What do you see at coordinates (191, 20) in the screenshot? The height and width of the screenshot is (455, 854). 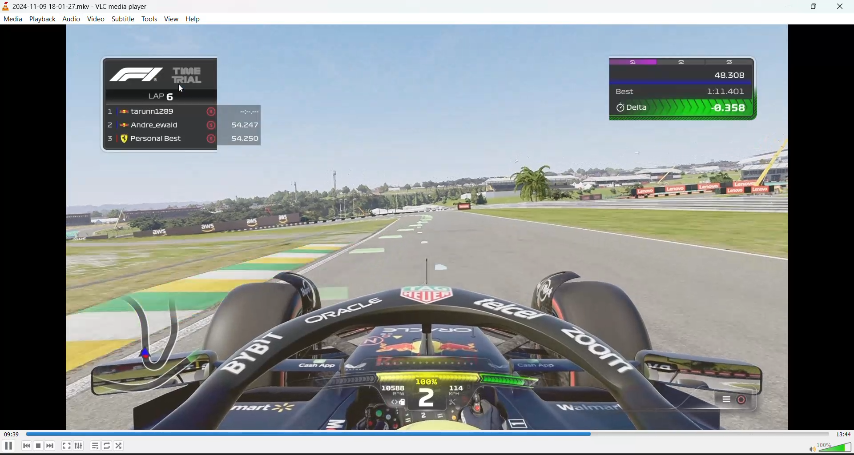 I see `help` at bounding box center [191, 20].